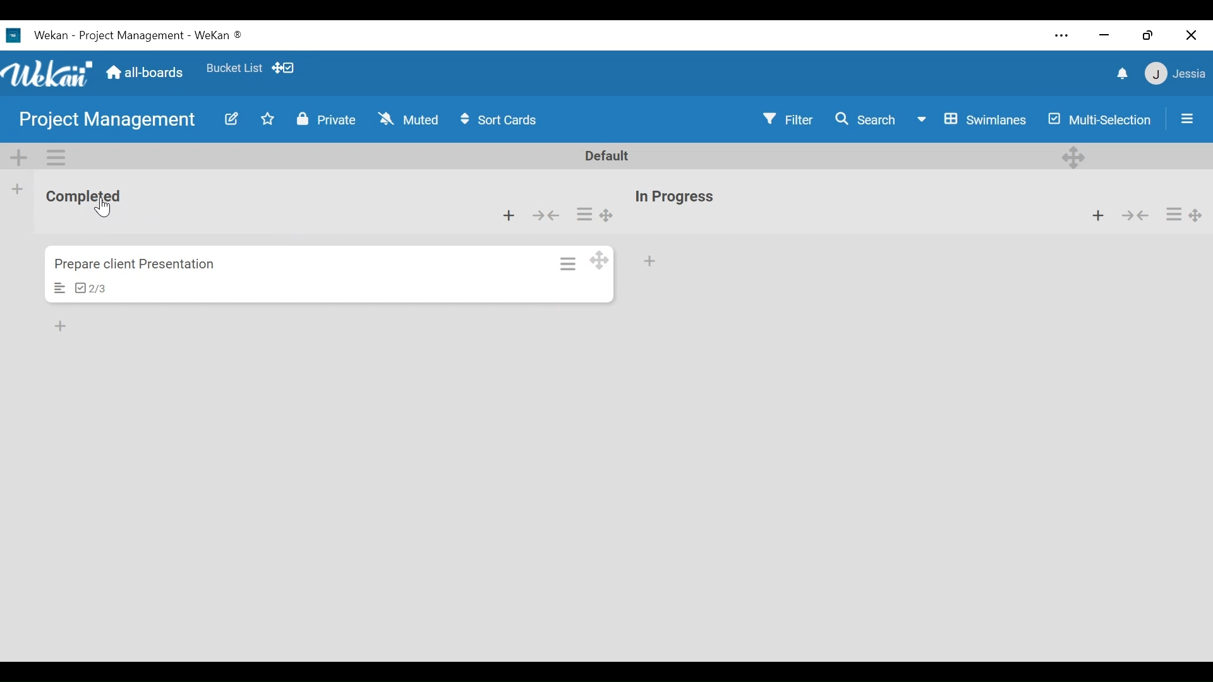  Describe the element at coordinates (95, 197) in the screenshot. I see `List Title` at that location.